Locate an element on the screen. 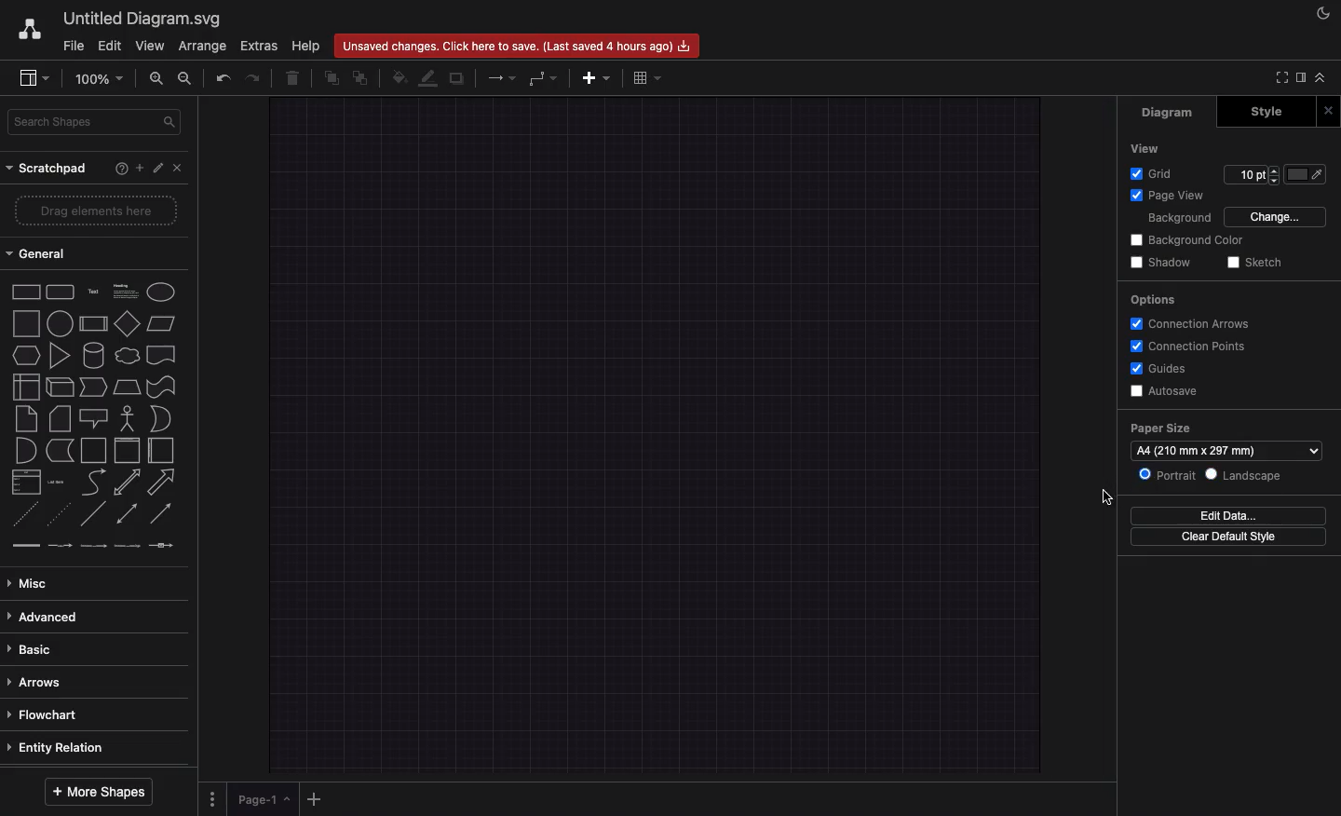 This screenshot has width=1341, height=816. Zoom out is located at coordinates (187, 79).